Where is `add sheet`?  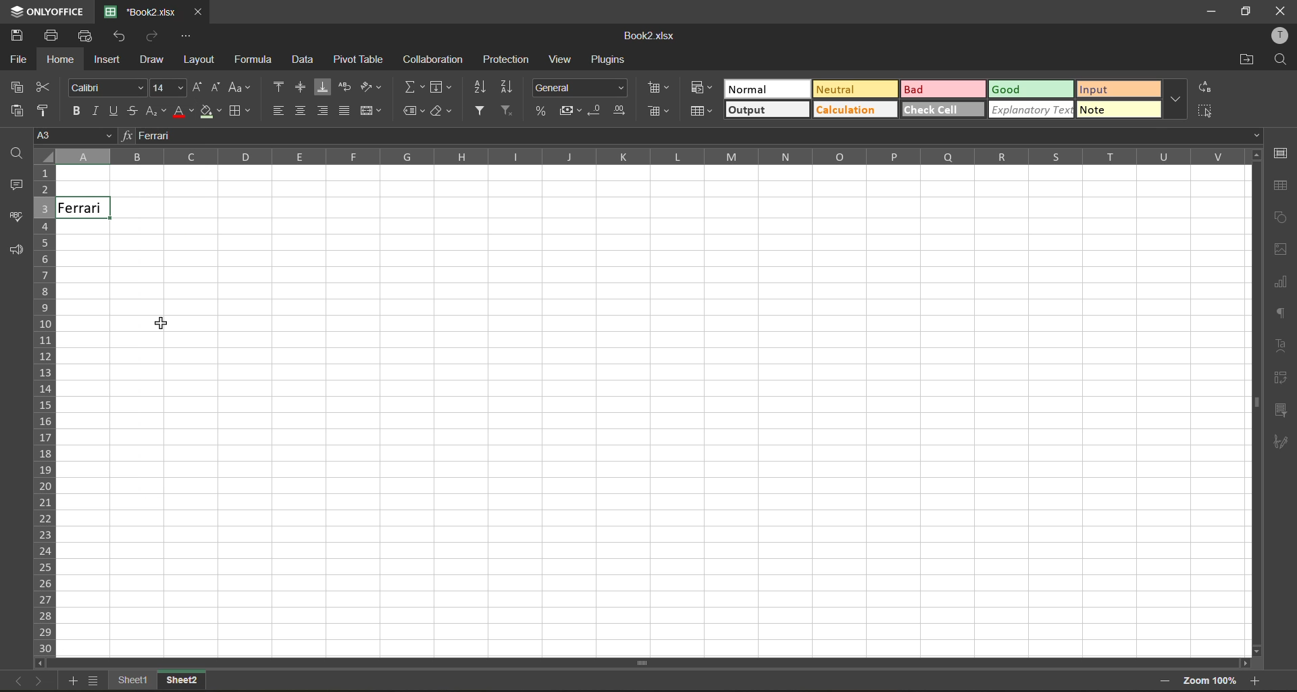 add sheet is located at coordinates (72, 683).